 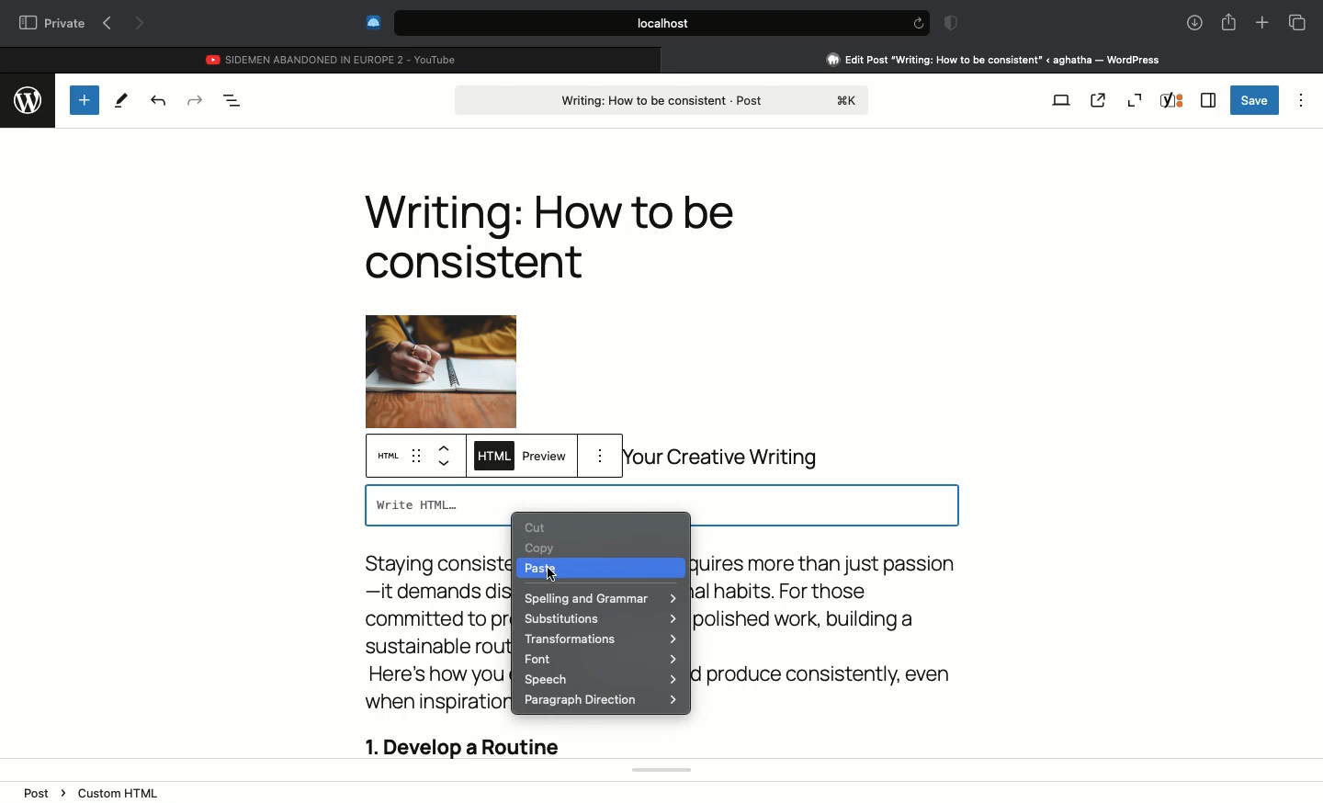 What do you see at coordinates (1192, 24) in the screenshot?
I see `Downlaods` at bounding box center [1192, 24].